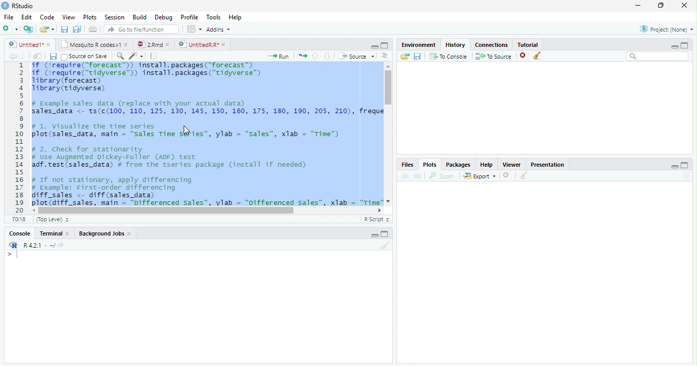 The height and width of the screenshot is (366, 697). Describe the element at coordinates (405, 176) in the screenshot. I see `Previous` at that location.